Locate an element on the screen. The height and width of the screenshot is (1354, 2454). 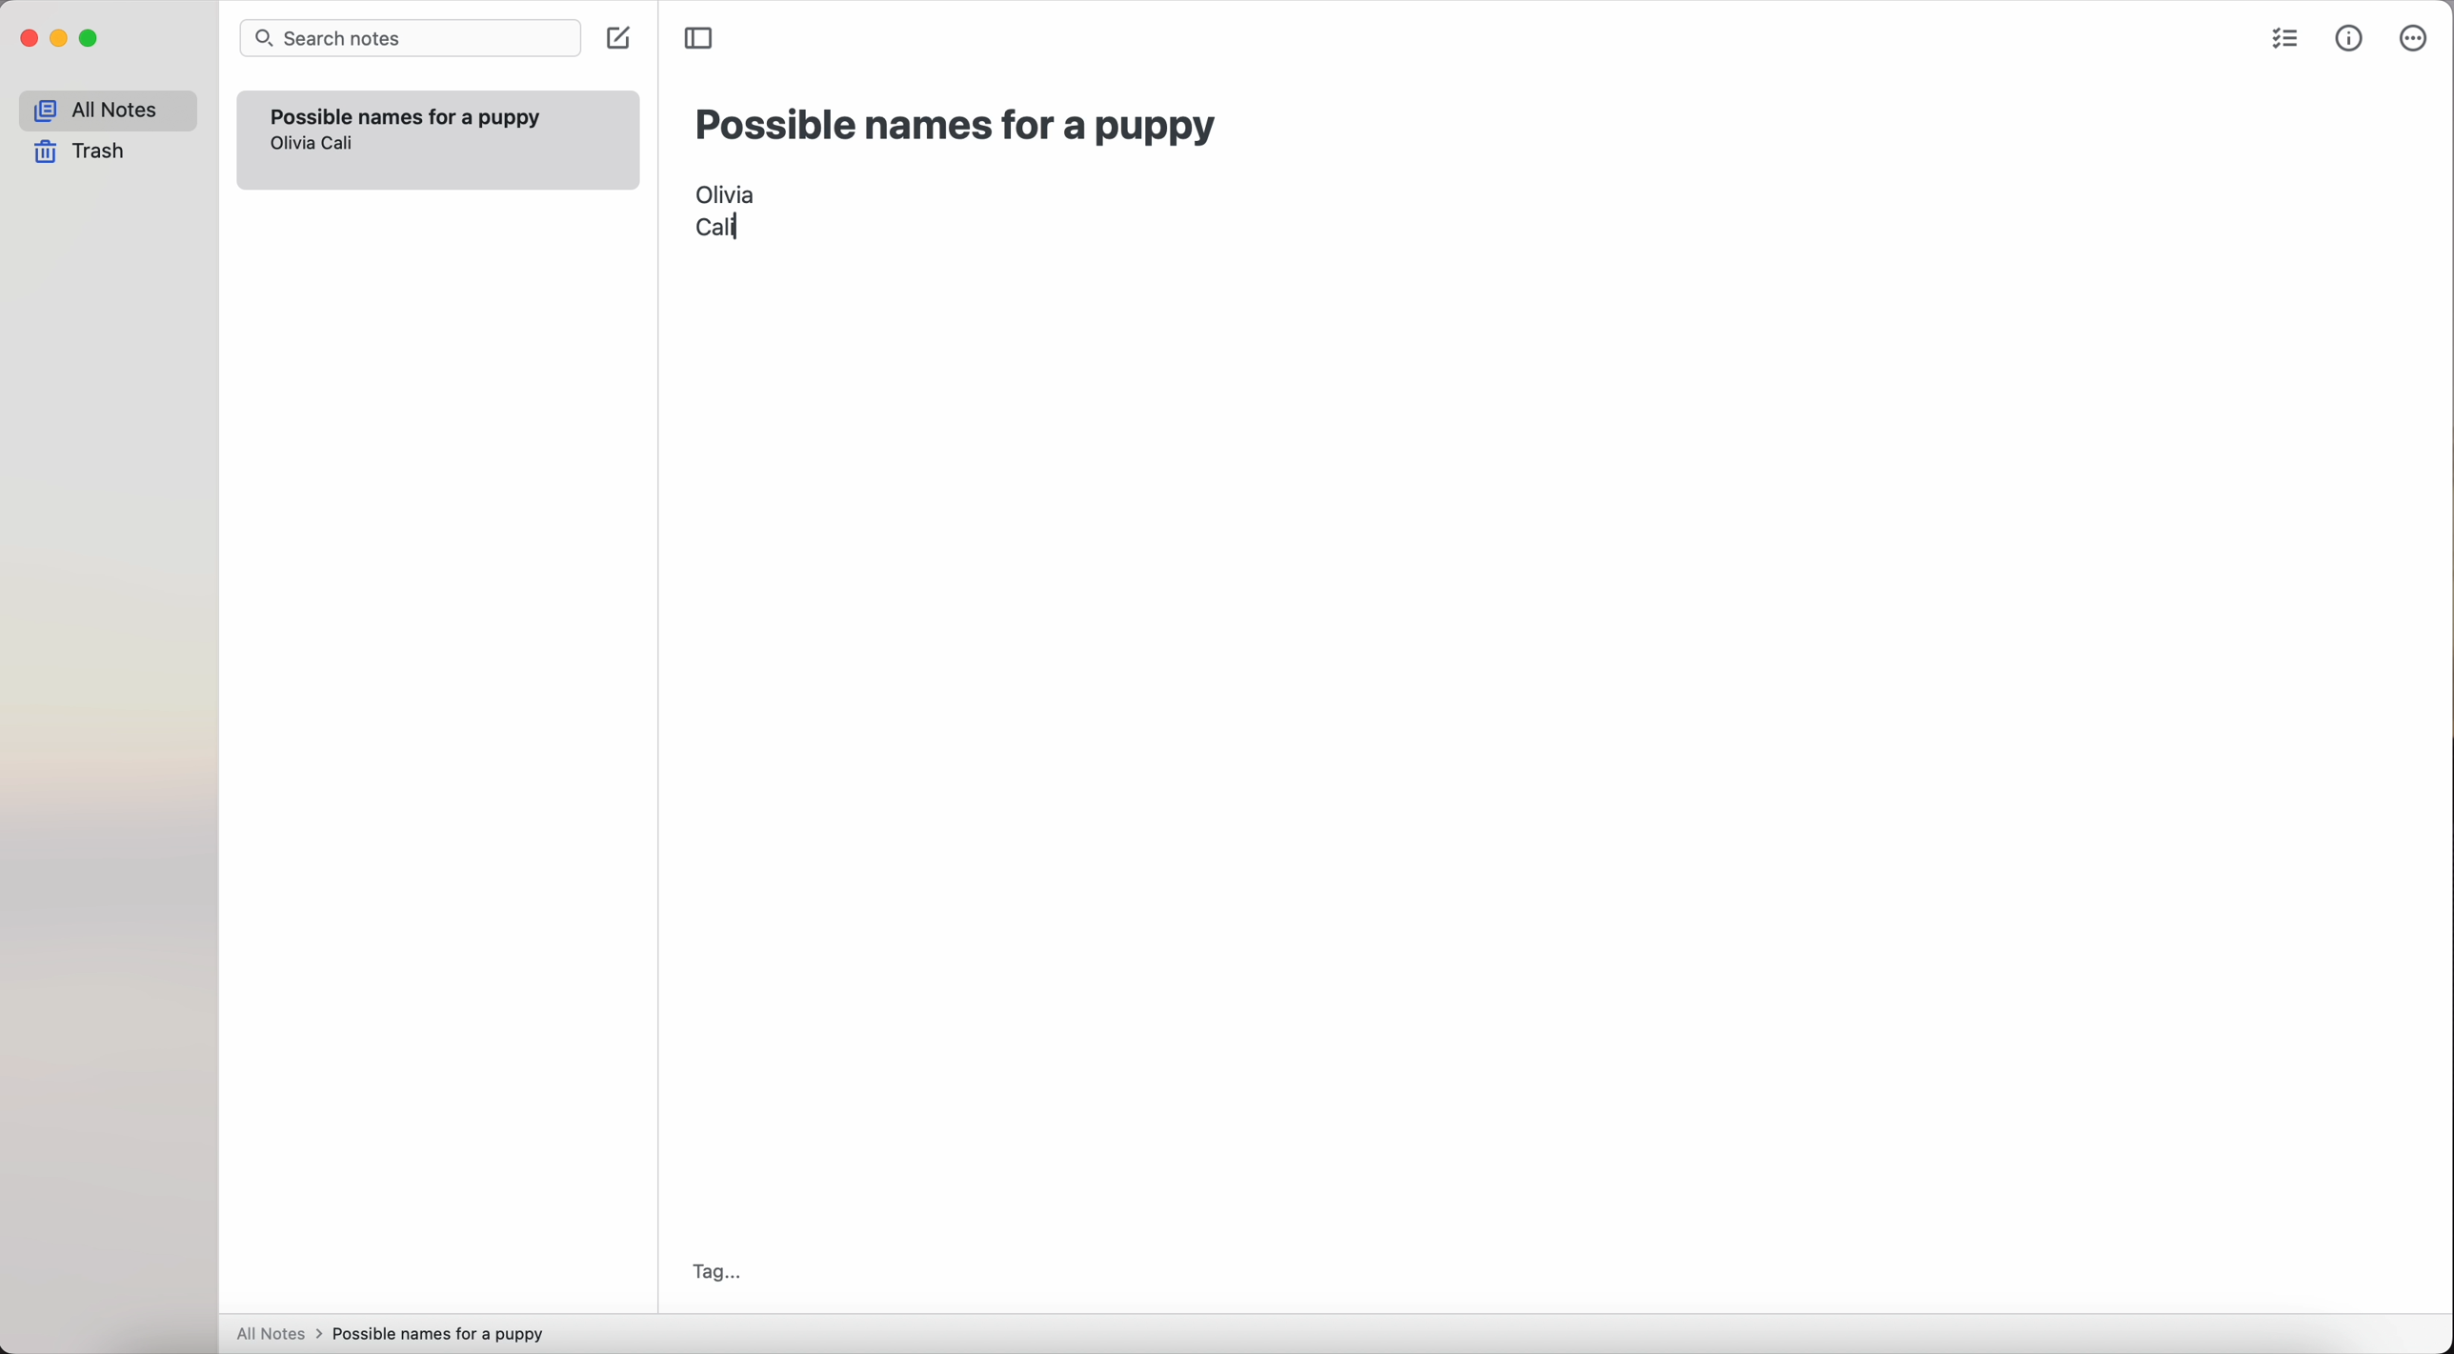
trash is located at coordinates (86, 152).